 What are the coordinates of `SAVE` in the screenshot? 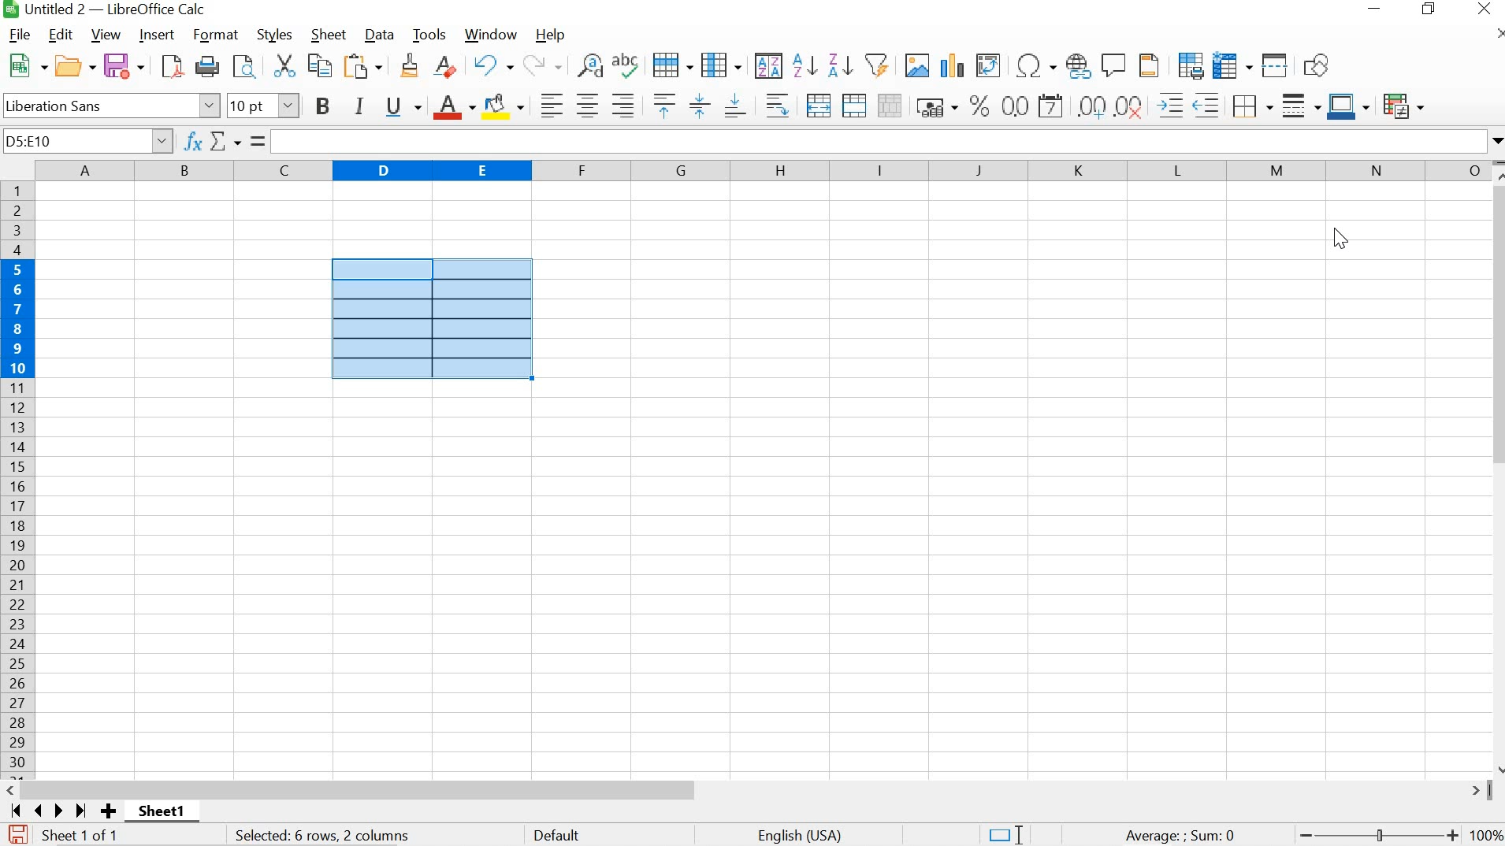 It's located at (16, 834).